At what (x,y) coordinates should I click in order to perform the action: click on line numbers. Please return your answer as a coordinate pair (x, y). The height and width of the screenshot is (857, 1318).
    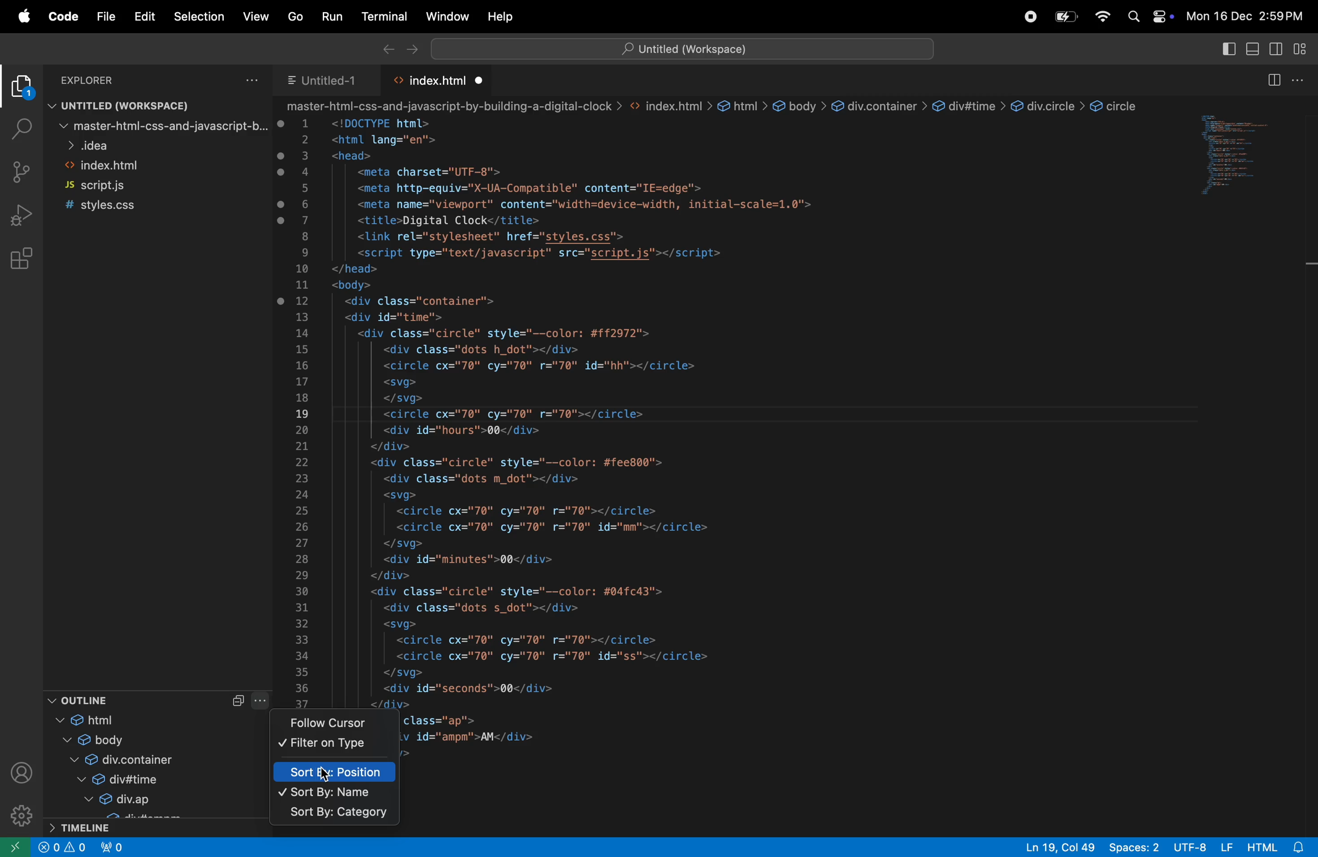
    Looking at the image, I should click on (304, 411).